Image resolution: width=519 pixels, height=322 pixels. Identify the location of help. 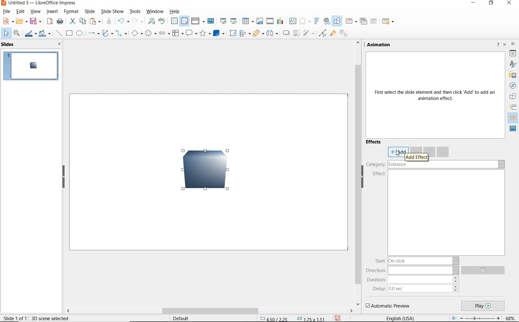
(174, 12).